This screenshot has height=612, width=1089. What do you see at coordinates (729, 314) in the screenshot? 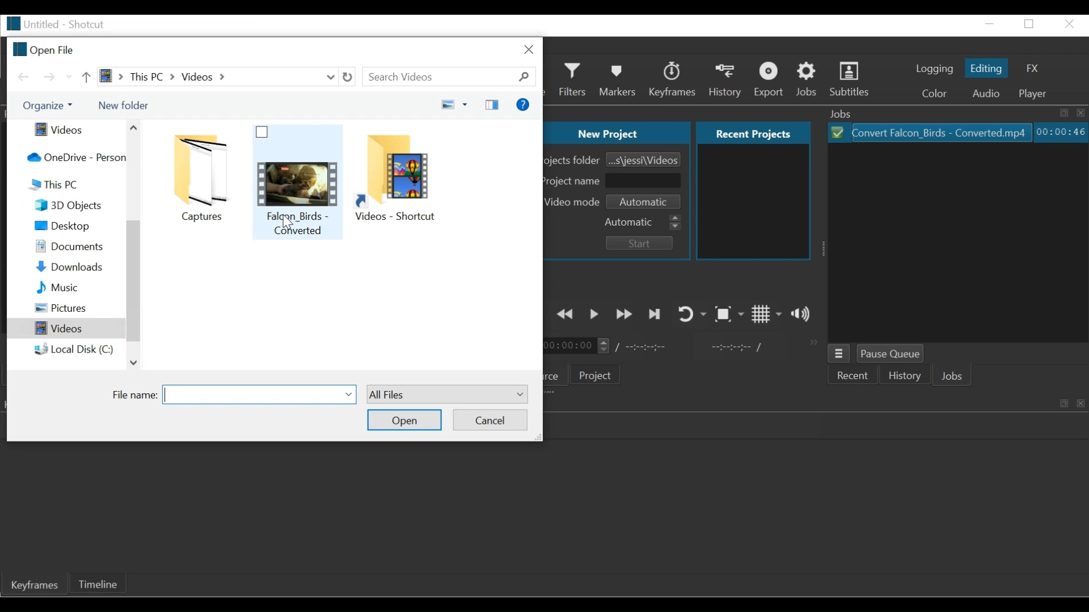
I see `Toggle Zoom` at bounding box center [729, 314].